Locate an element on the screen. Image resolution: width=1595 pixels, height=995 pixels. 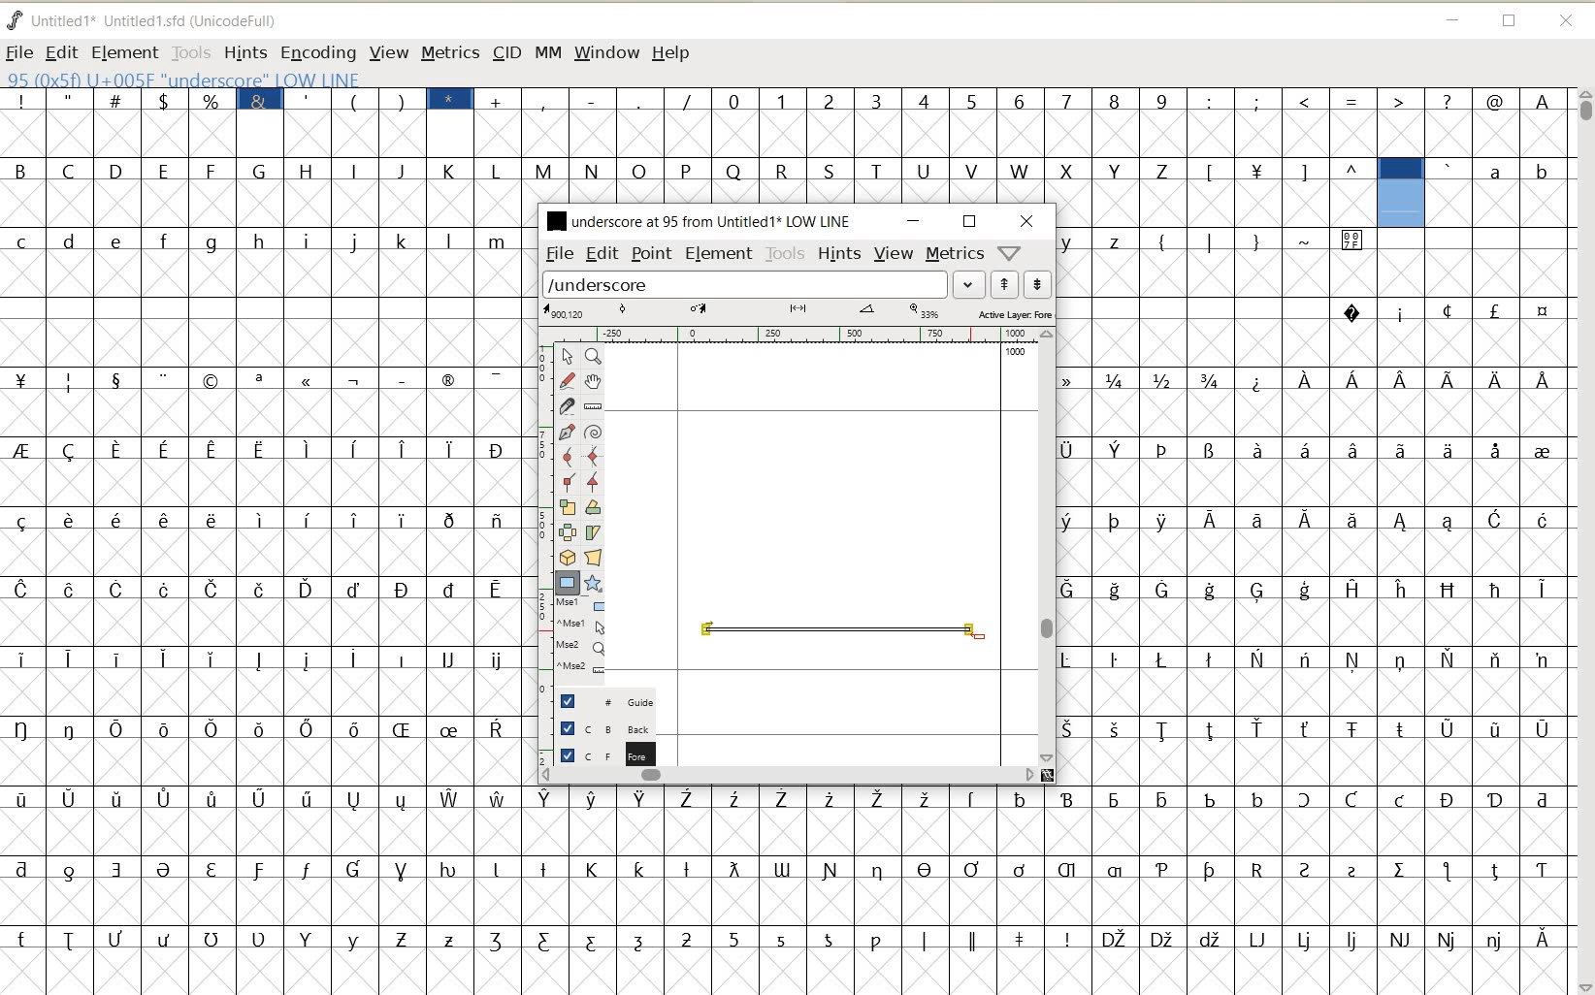
change whether spiro is active or not is located at coordinates (593, 430).